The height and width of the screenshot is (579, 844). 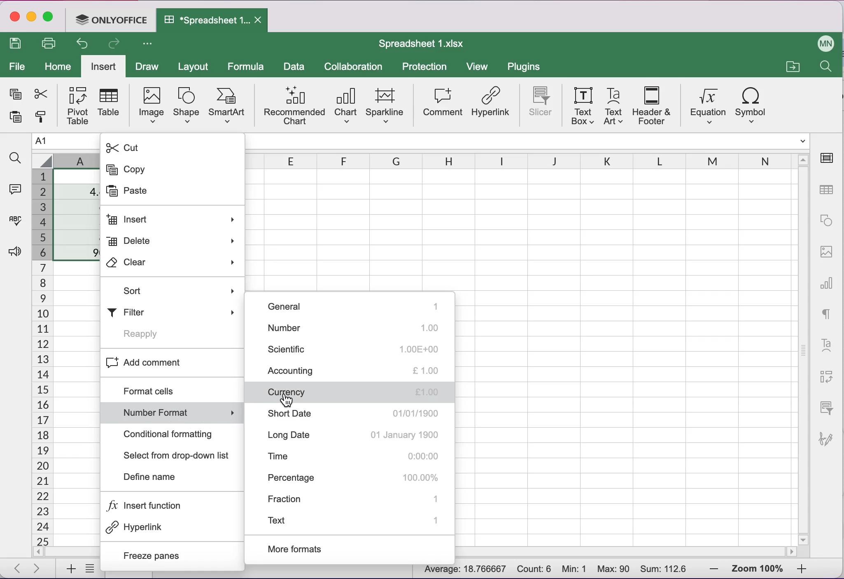 I want to click on columns, so click(x=530, y=161).